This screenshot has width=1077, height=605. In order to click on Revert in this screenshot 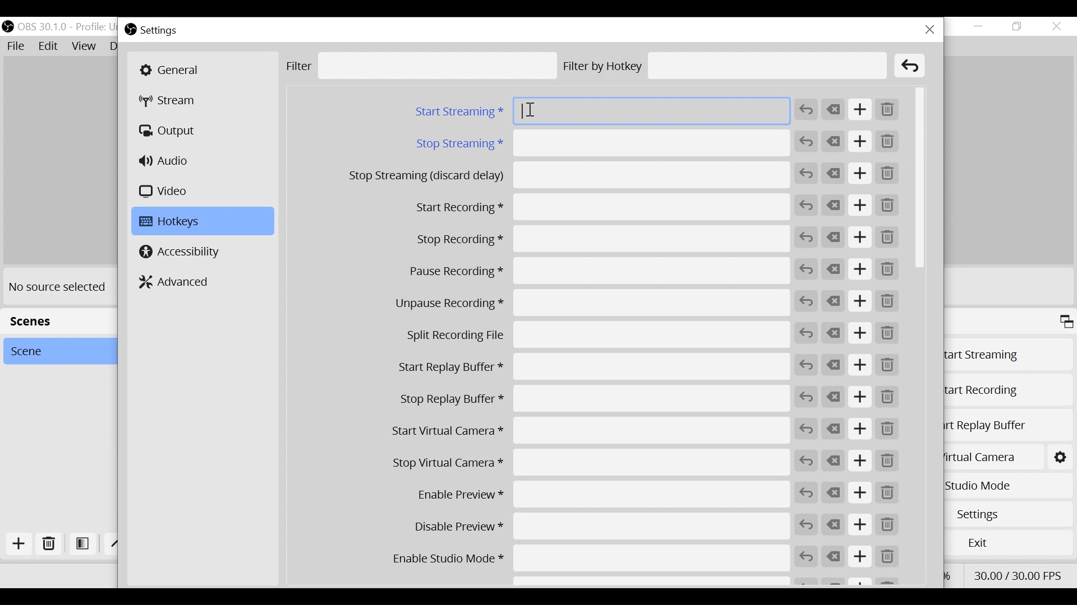, I will do `click(807, 205)`.